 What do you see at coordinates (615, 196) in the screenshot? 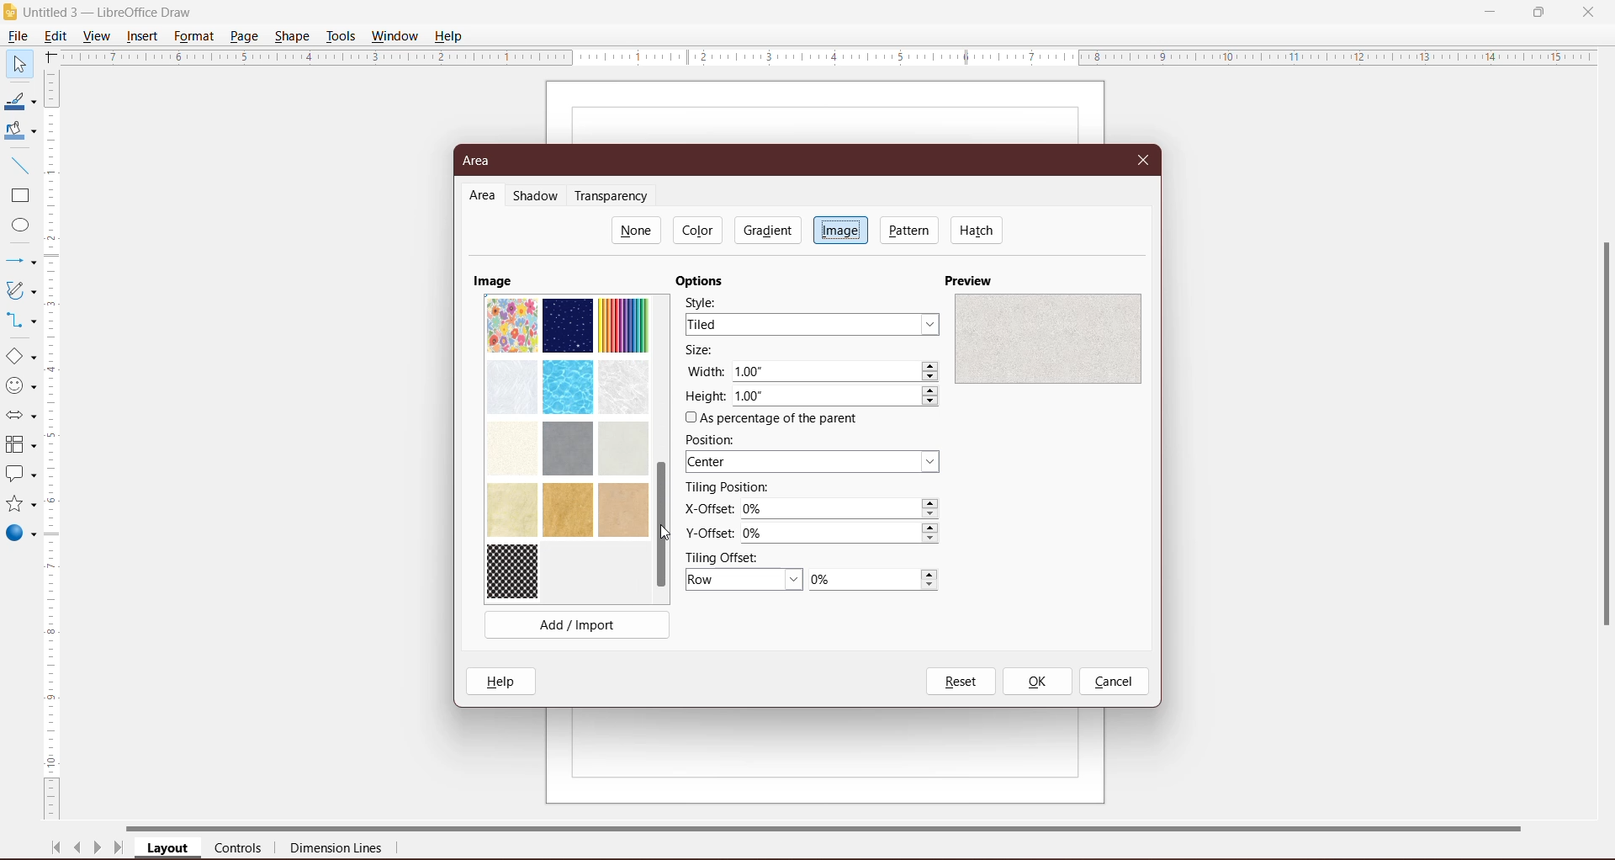
I see `Transparency` at bounding box center [615, 196].